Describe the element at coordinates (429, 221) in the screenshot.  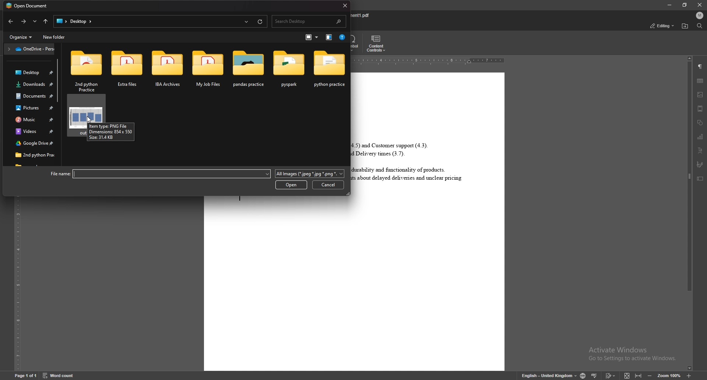
I see `document` at that location.